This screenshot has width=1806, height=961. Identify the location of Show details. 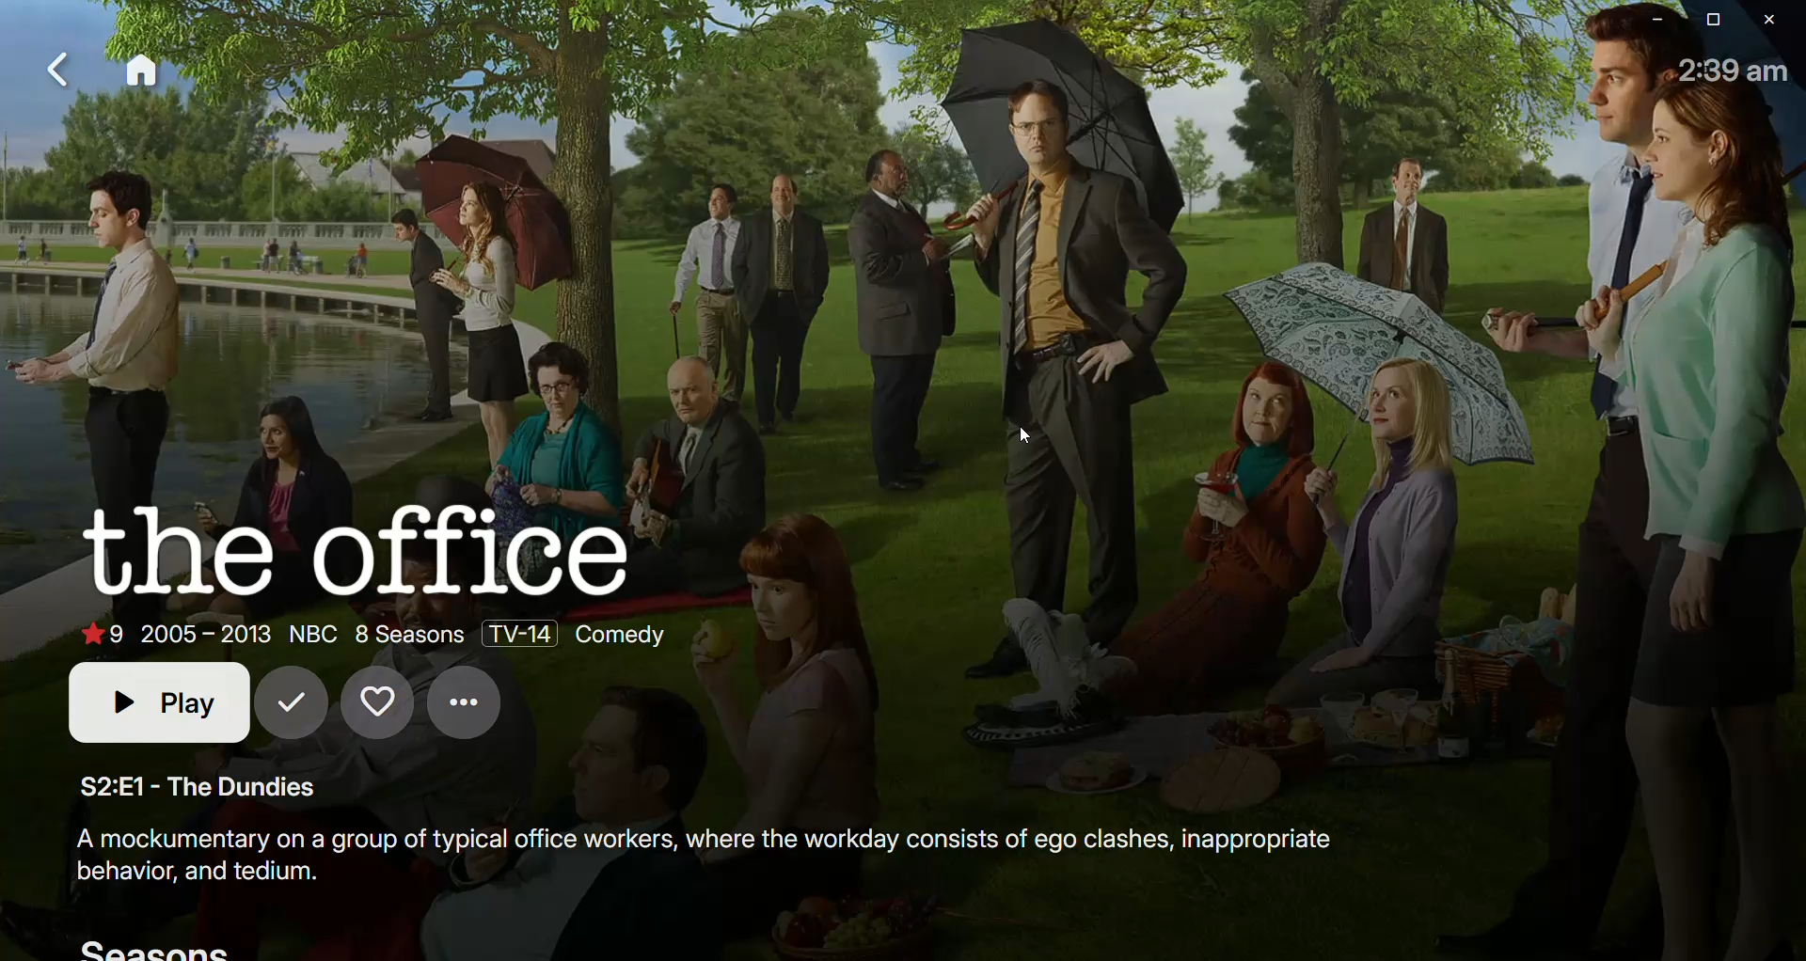
(375, 631).